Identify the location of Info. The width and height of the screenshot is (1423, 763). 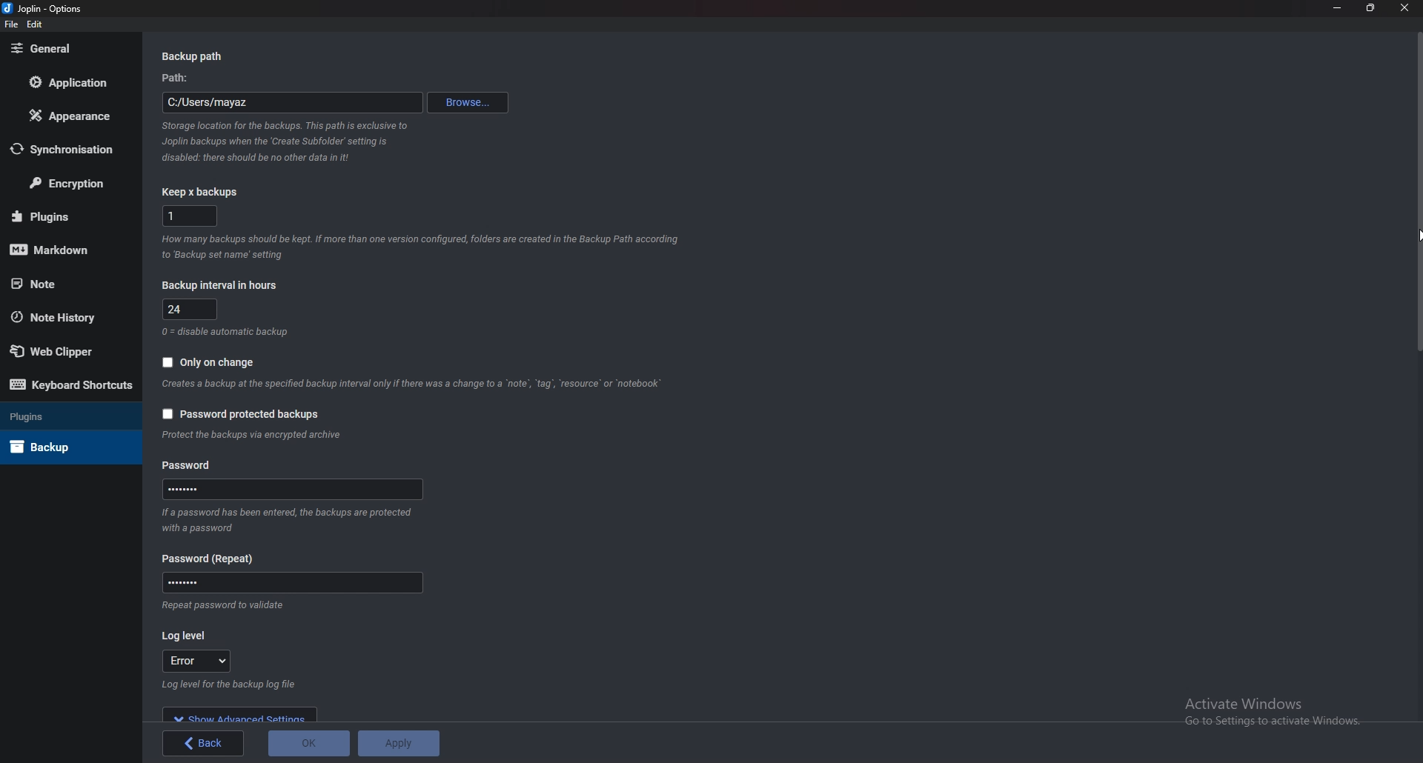
(421, 250).